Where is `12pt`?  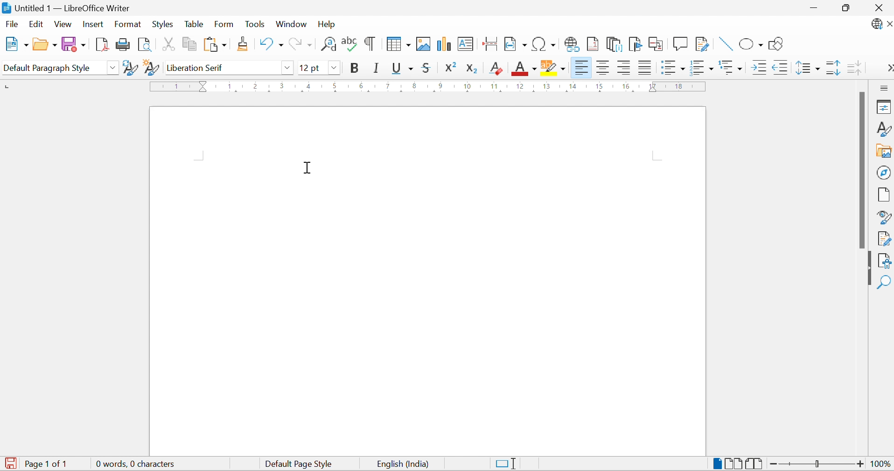 12pt is located at coordinates (310, 68).